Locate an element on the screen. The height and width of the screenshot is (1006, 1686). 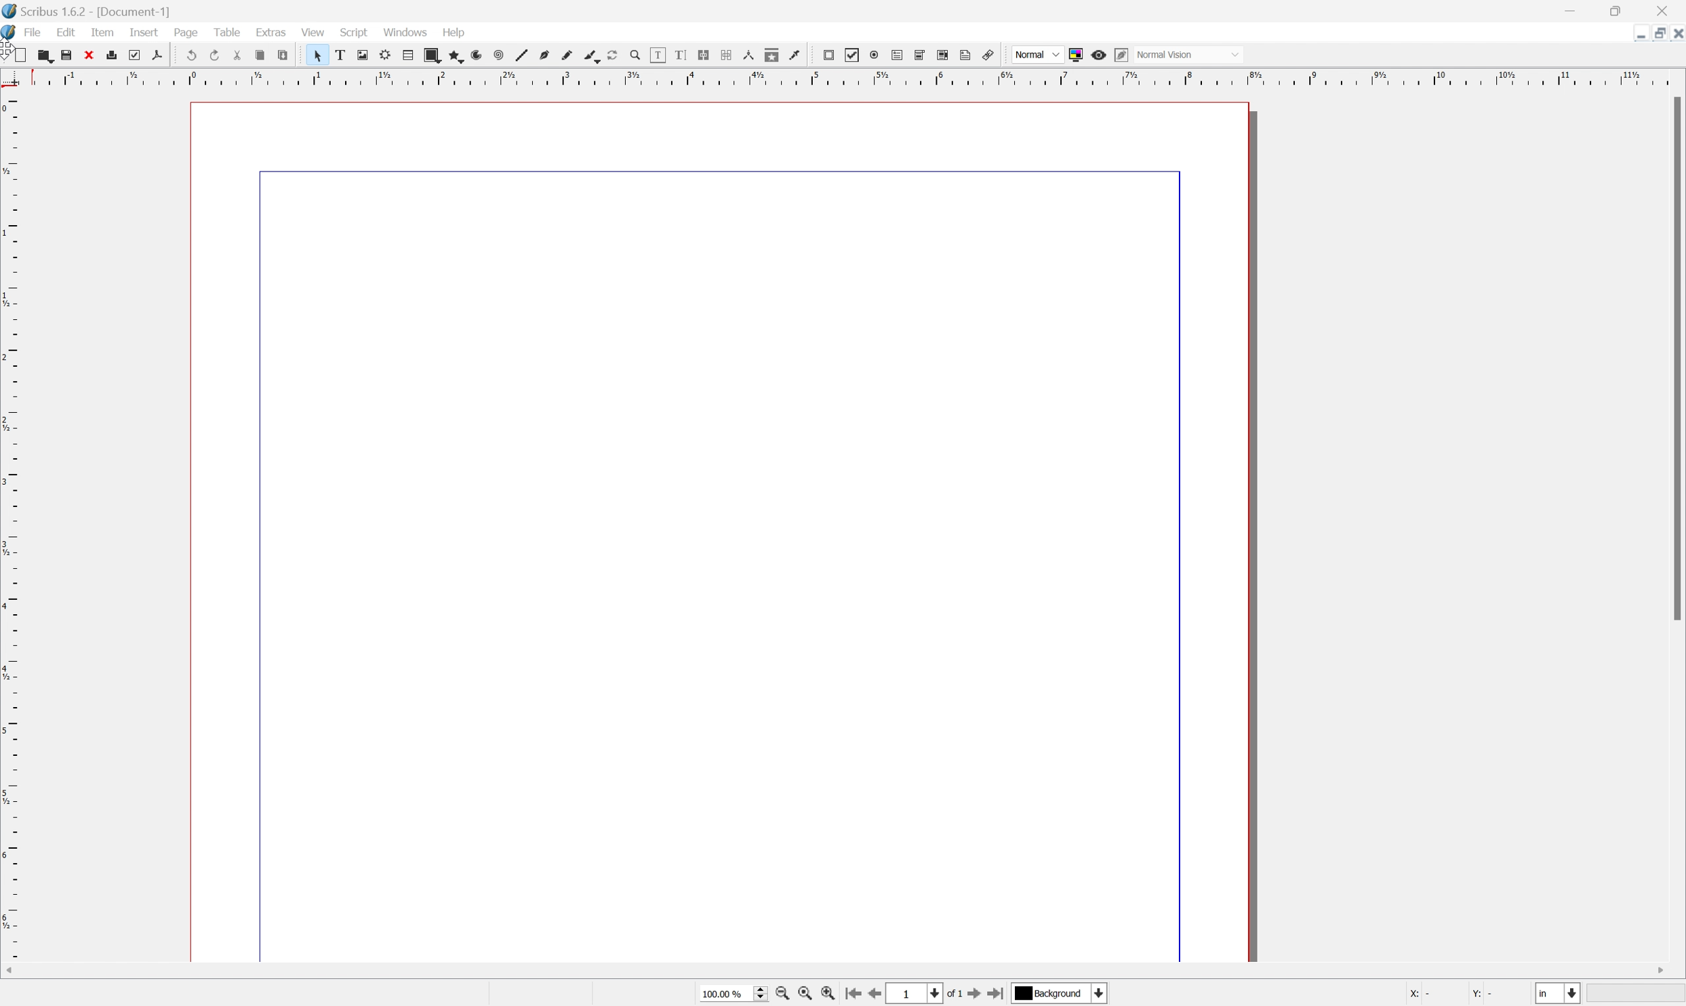
edit text with story editor is located at coordinates (680, 55).